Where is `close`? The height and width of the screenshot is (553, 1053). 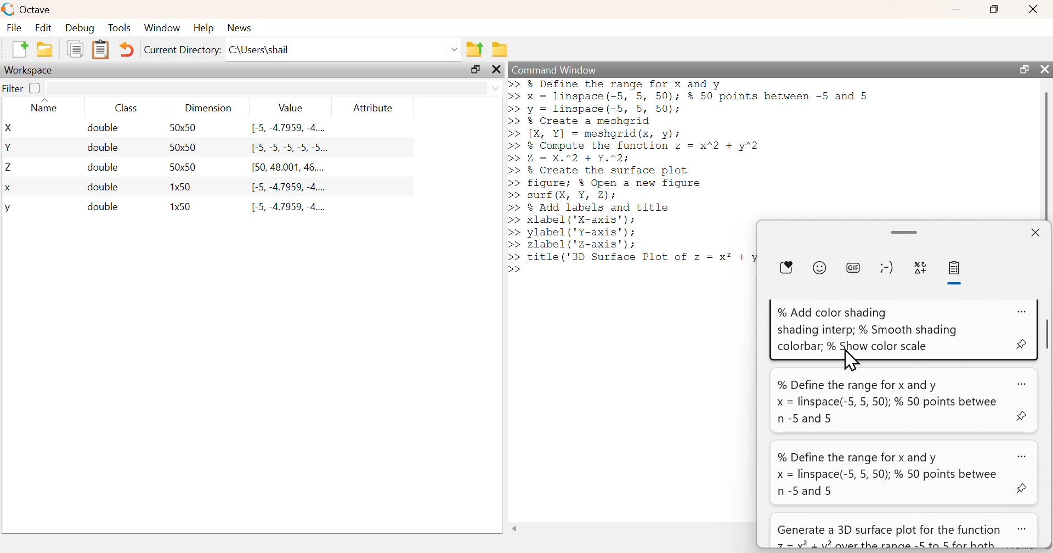 close is located at coordinates (1036, 232).